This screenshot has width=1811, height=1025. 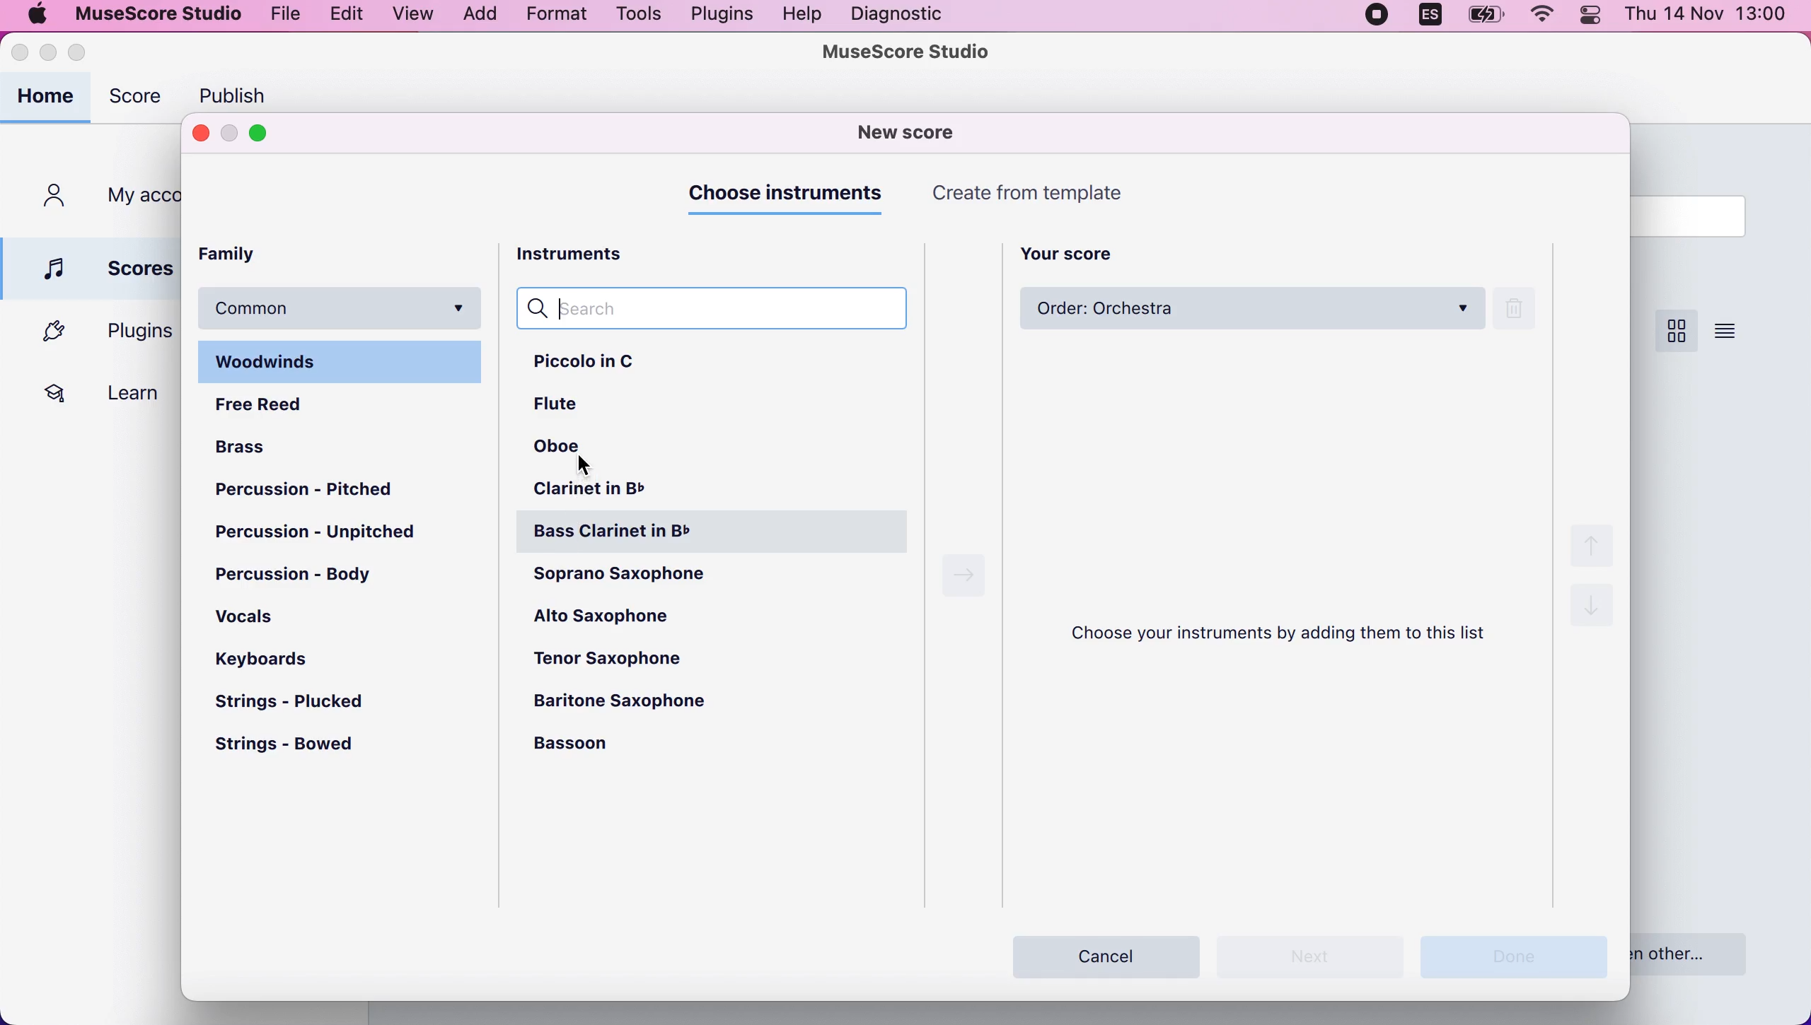 What do you see at coordinates (49, 98) in the screenshot?
I see `home` at bounding box center [49, 98].